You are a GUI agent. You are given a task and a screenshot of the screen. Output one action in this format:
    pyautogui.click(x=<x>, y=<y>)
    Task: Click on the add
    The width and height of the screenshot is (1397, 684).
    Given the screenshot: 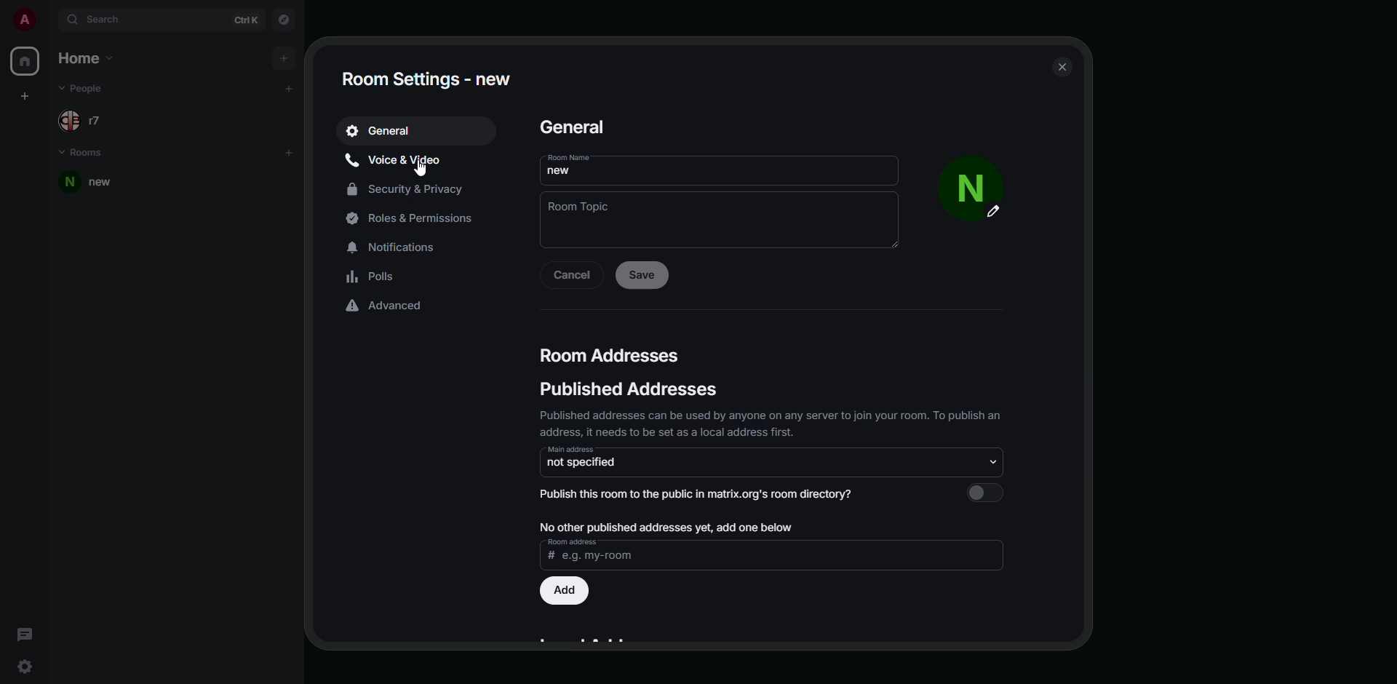 What is the action you would take?
    pyautogui.click(x=289, y=87)
    